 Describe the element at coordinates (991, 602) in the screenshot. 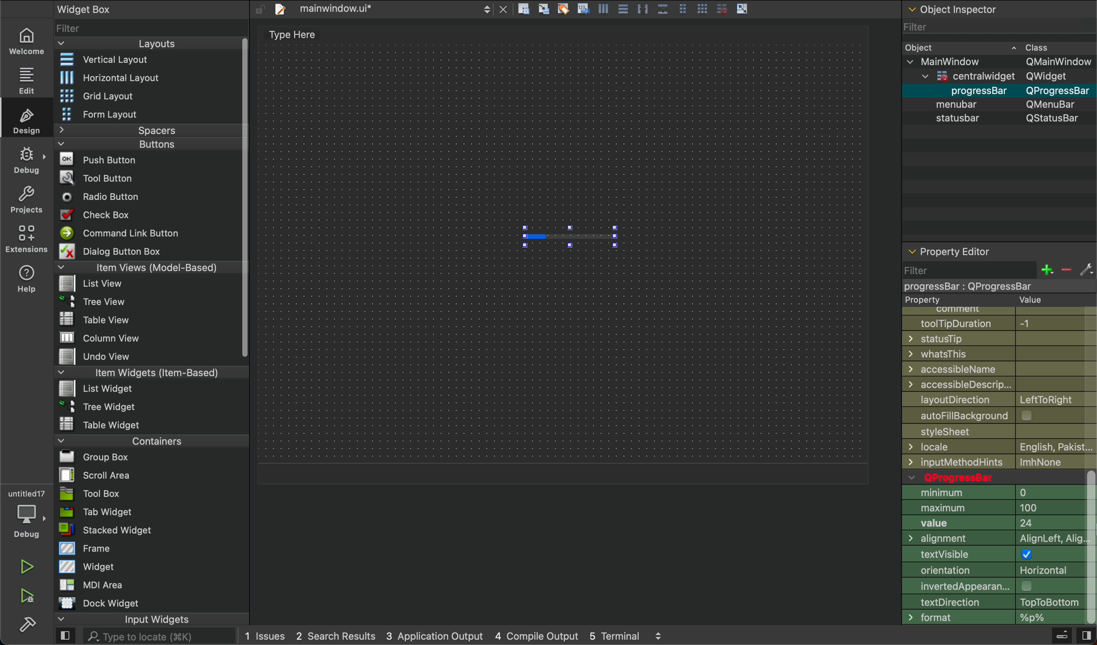

I see `Direction ` at that location.